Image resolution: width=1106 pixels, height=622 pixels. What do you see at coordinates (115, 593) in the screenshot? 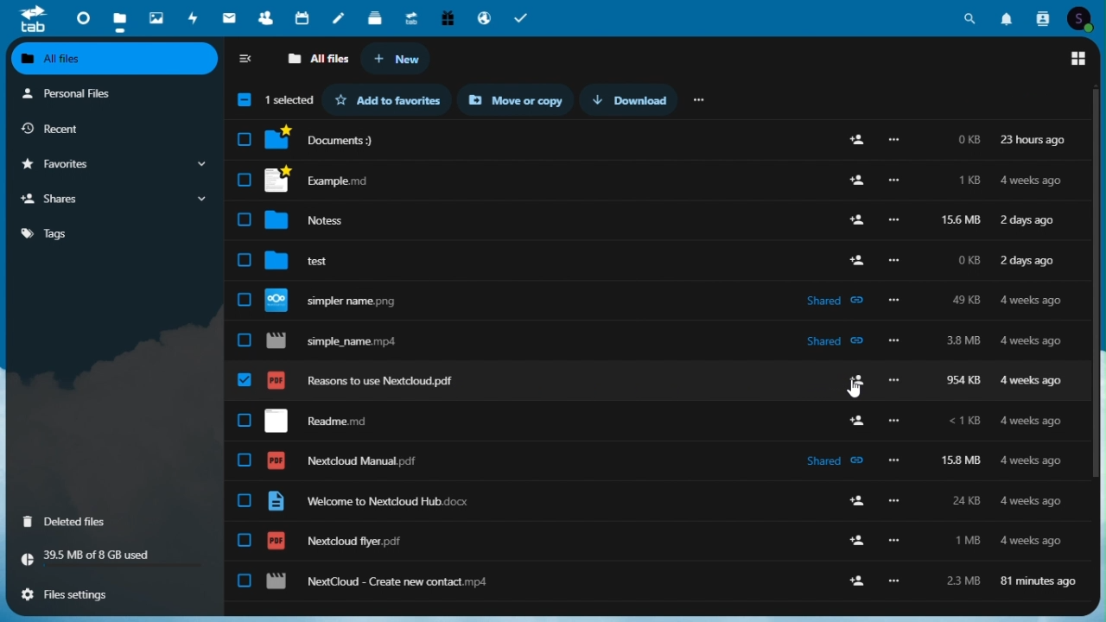
I see `files settings` at bounding box center [115, 593].